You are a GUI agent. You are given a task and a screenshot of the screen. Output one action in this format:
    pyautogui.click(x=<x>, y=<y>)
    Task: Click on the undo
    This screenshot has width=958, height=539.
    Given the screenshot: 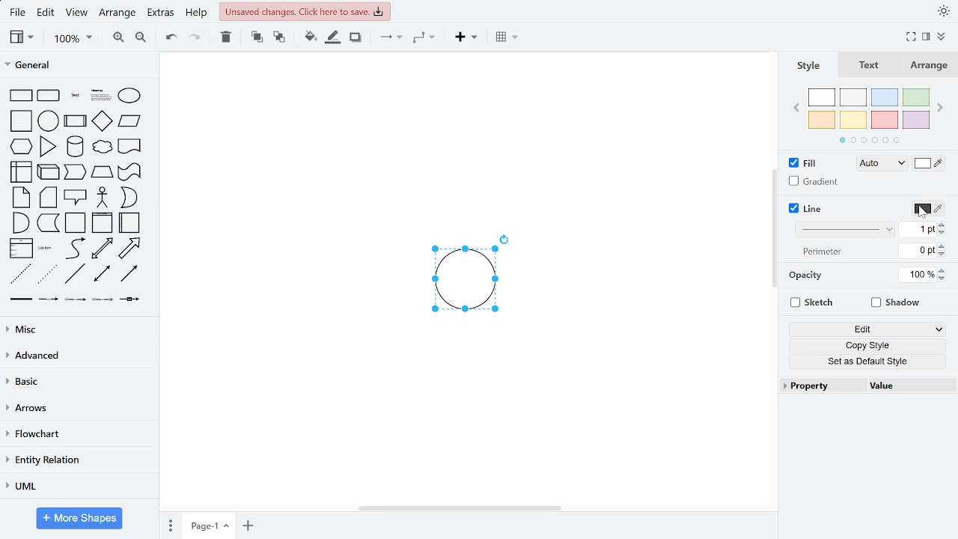 What is the action you would take?
    pyautogui.click(x=169, y=39)
    